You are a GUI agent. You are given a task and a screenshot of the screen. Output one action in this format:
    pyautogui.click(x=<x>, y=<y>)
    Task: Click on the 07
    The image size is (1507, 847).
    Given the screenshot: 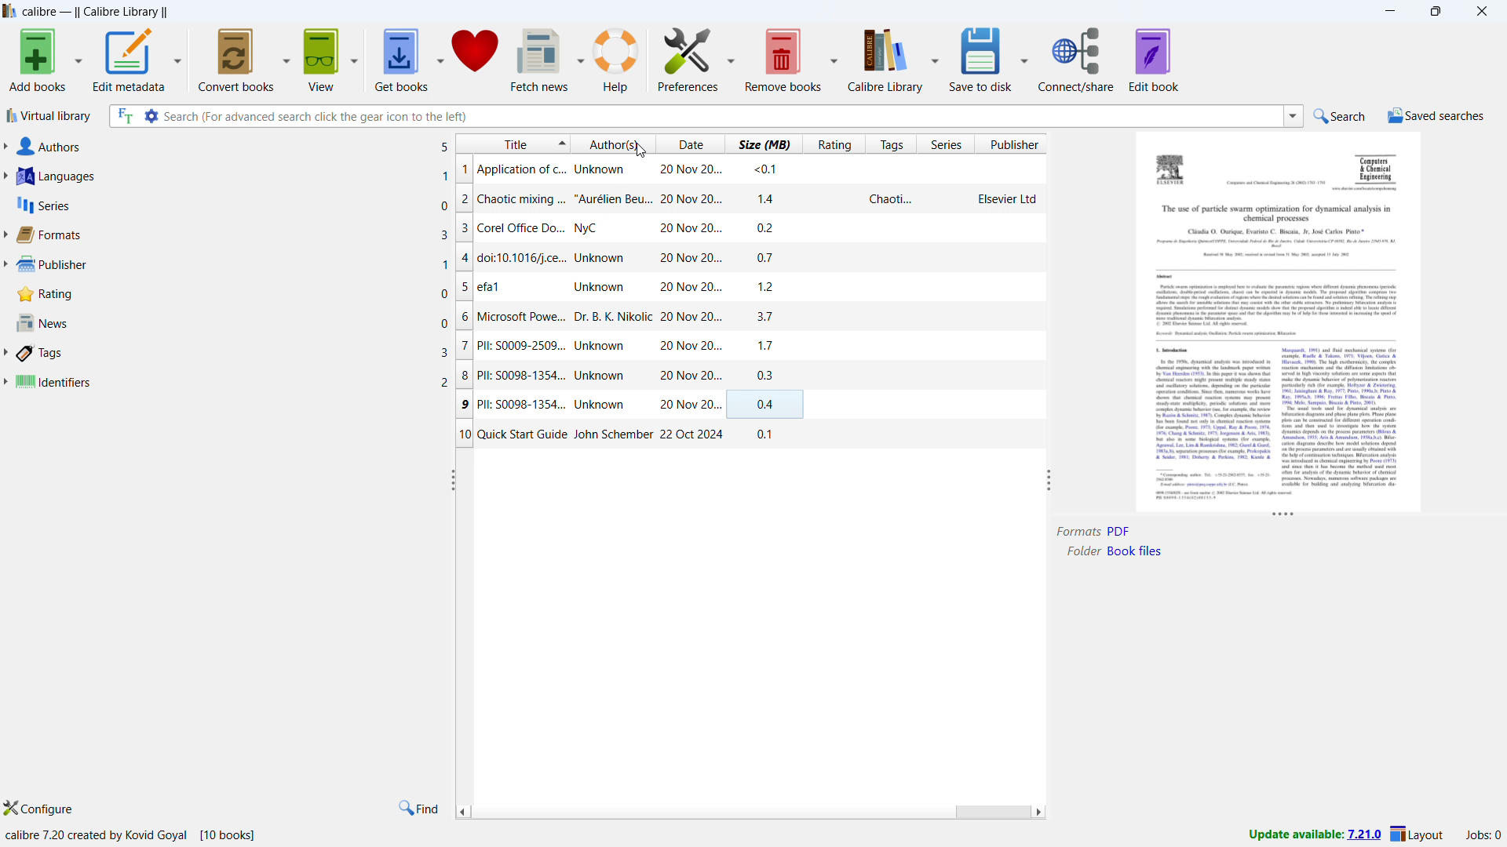 What is the action you would take?
    pyautogui.click(x=769, y=256)
    